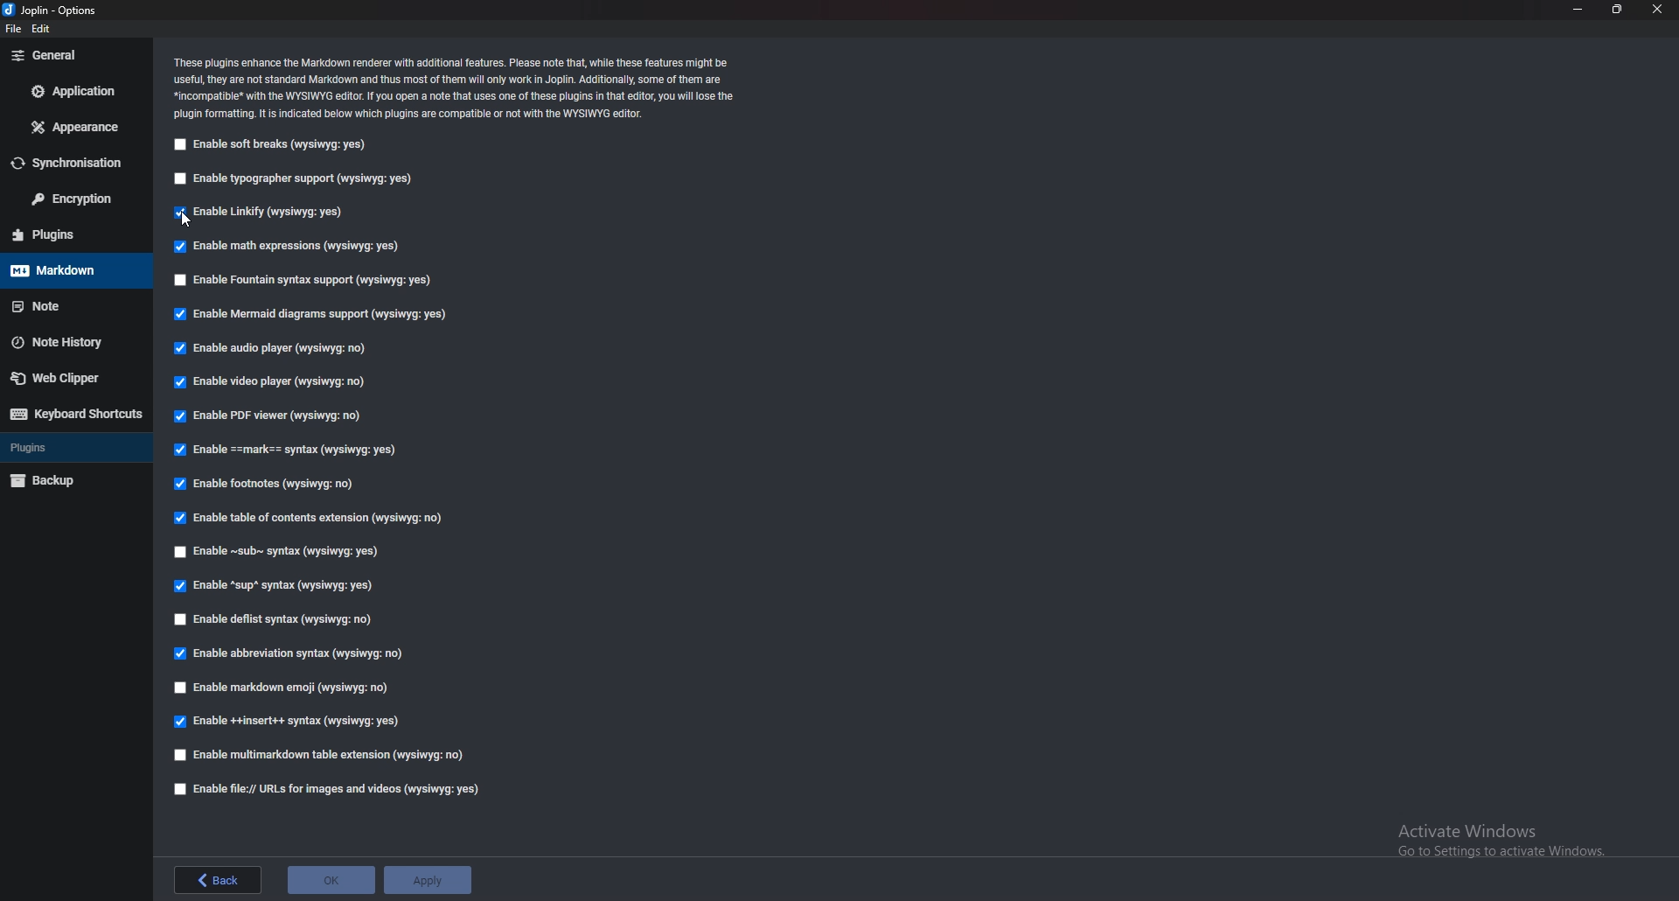  Describe the element at coordinates (315, 316) in the screenshot. I see `Enable mermaid diagrams` at that location.